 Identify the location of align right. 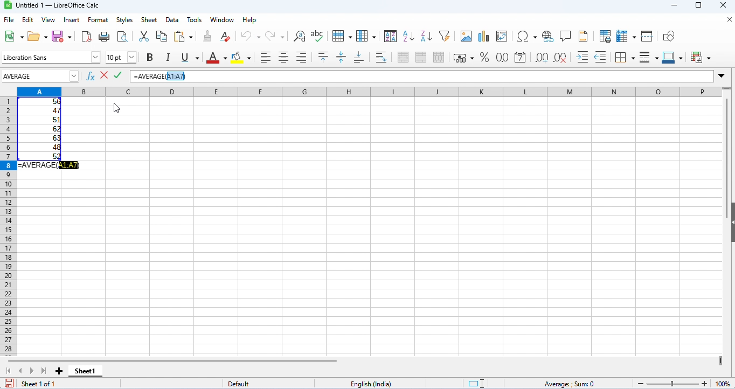
(301, 57).